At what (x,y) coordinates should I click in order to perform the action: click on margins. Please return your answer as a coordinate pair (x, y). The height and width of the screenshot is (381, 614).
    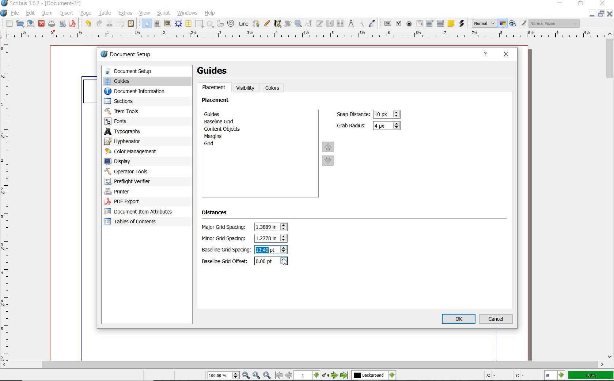
    Looking at the image, I should click on (217, 136).